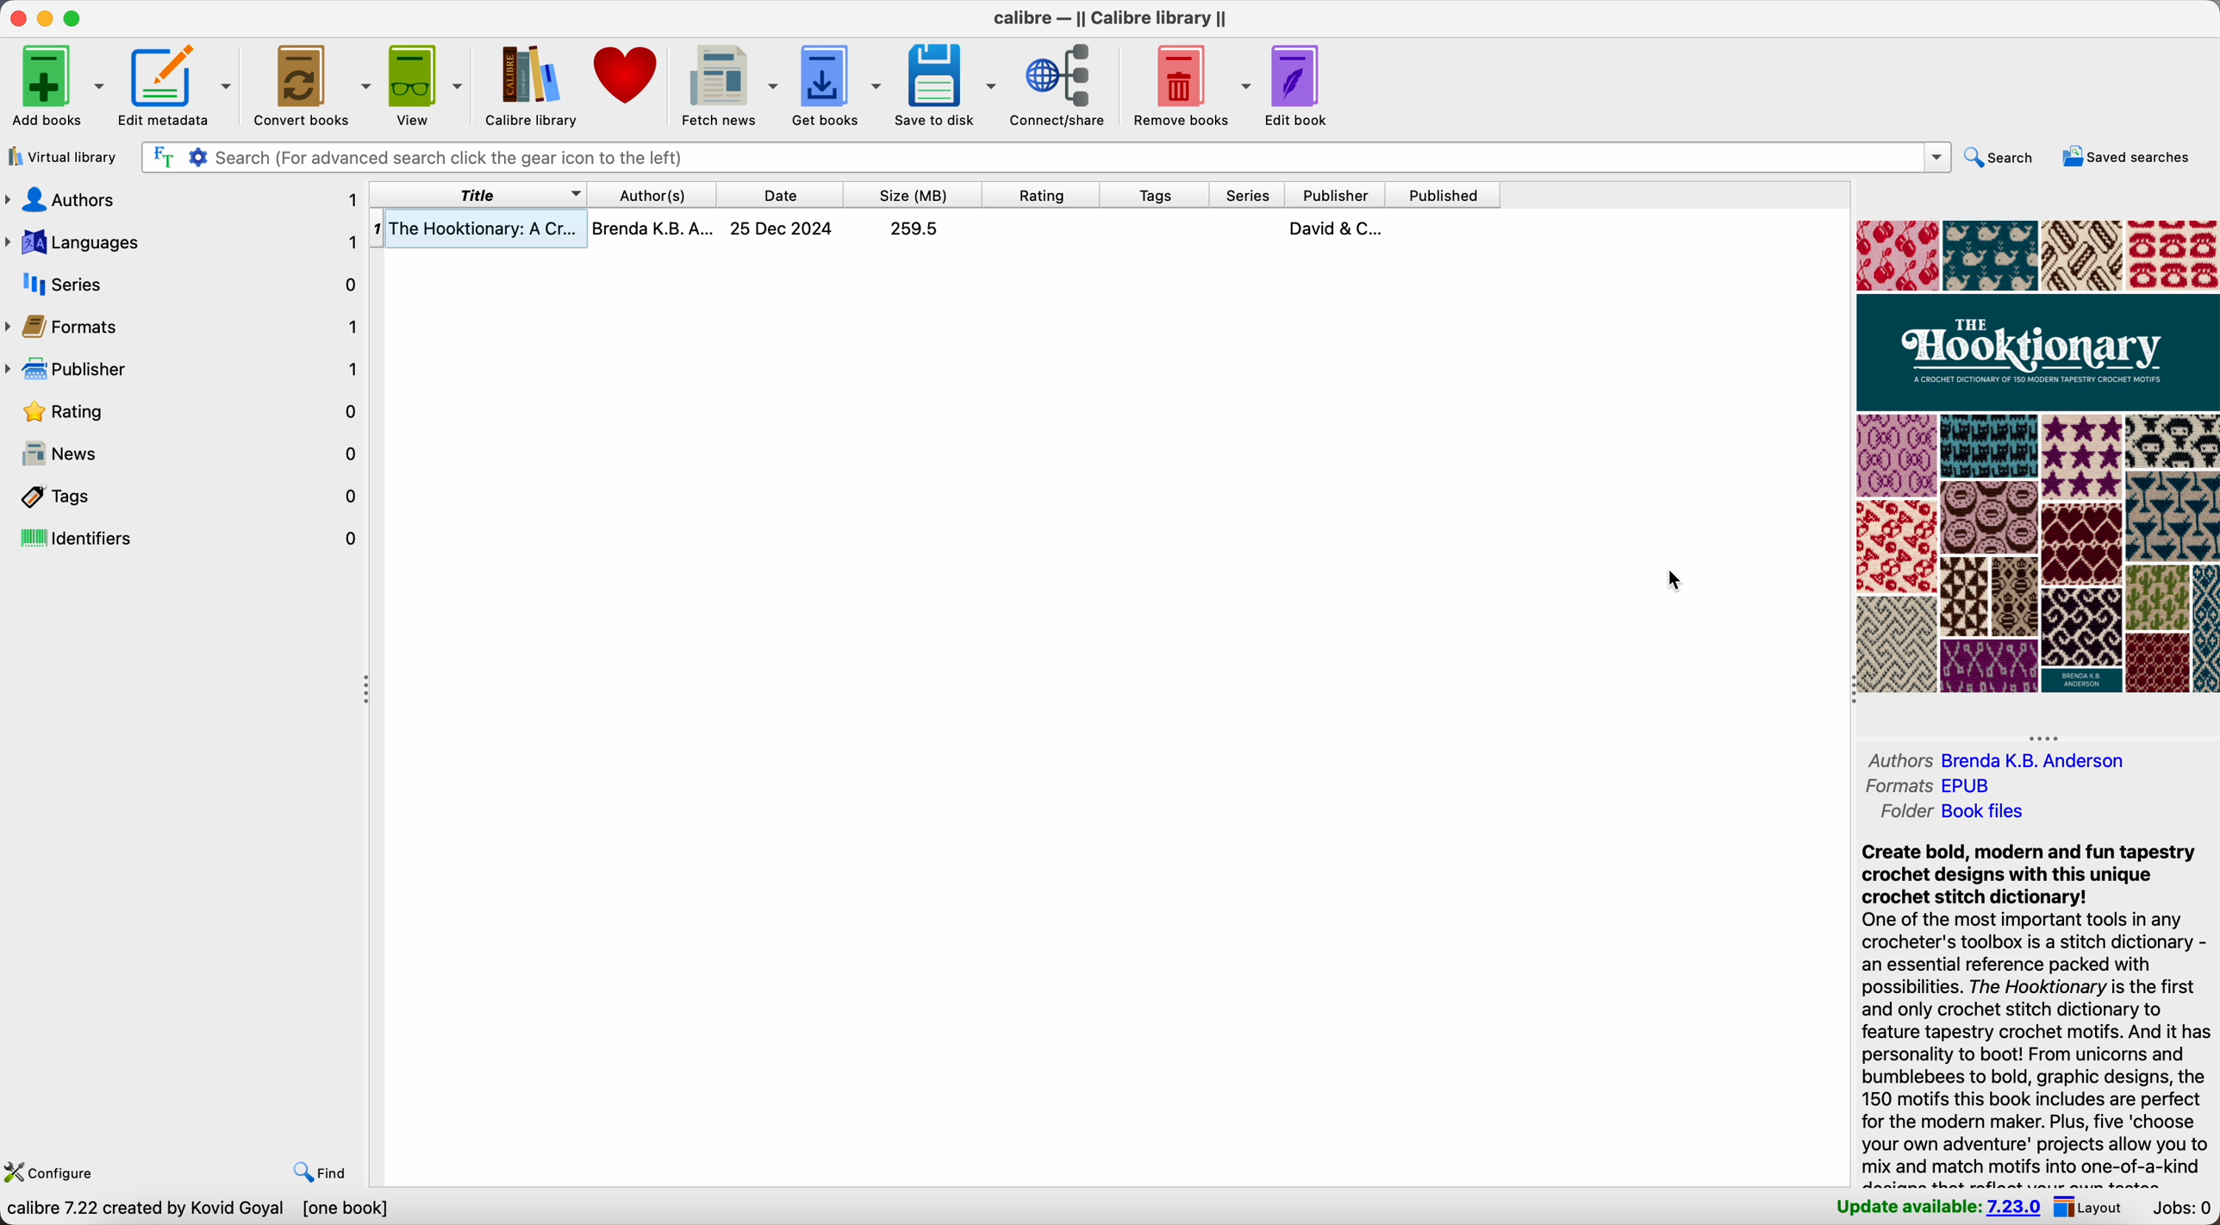 This screenshot has height=1225, width=2220. Describe the element at coordinates (780, 195) in the screenshot. I see `date` at that location.